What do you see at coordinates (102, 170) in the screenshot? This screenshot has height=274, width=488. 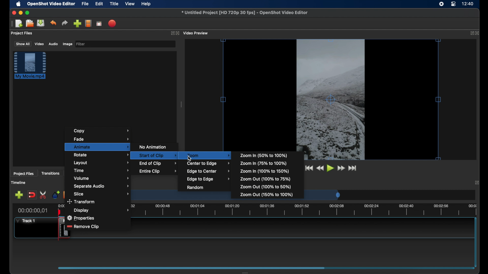 I see `time menu` at bounding box center [102, 170].